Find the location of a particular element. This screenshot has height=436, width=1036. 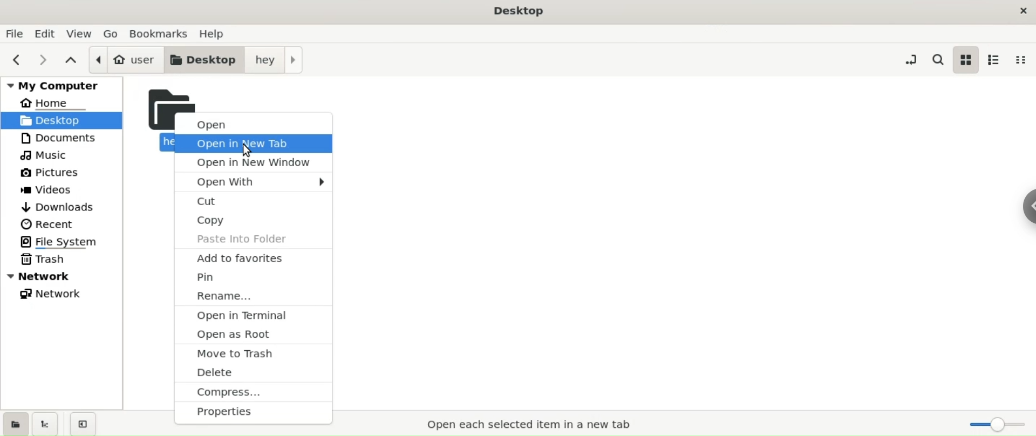

open selected item in new tab is located at coordinates (529, 424).